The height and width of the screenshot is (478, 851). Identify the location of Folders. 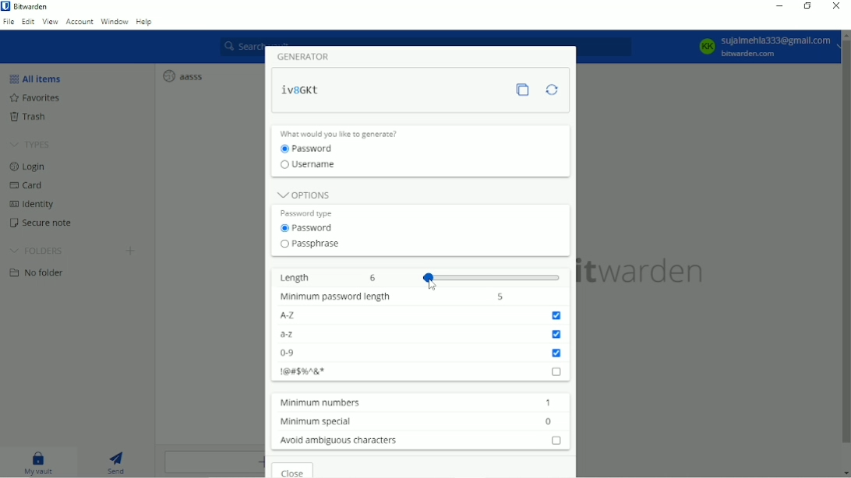
(39, 251).